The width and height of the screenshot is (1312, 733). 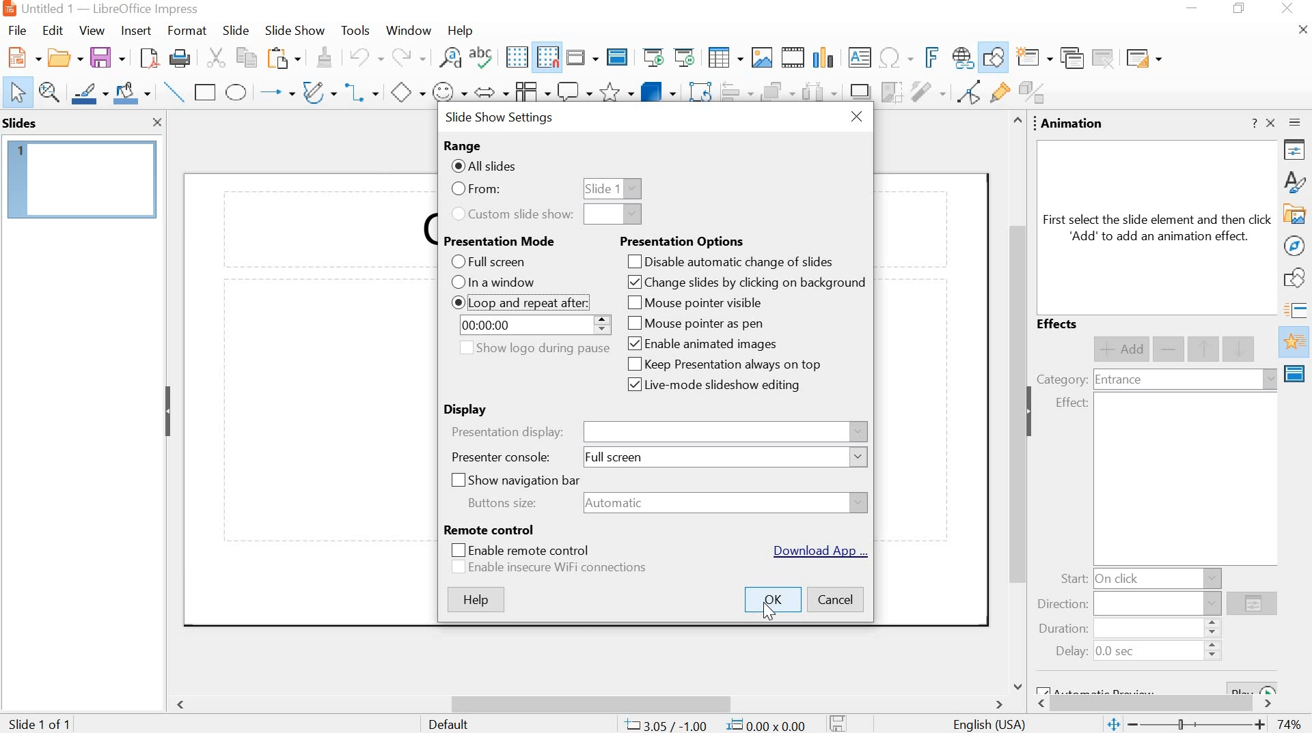 What do you see at coordinates (509, 432) in the screenshot?
I see `presentation display` at bounding box center [509, 432].